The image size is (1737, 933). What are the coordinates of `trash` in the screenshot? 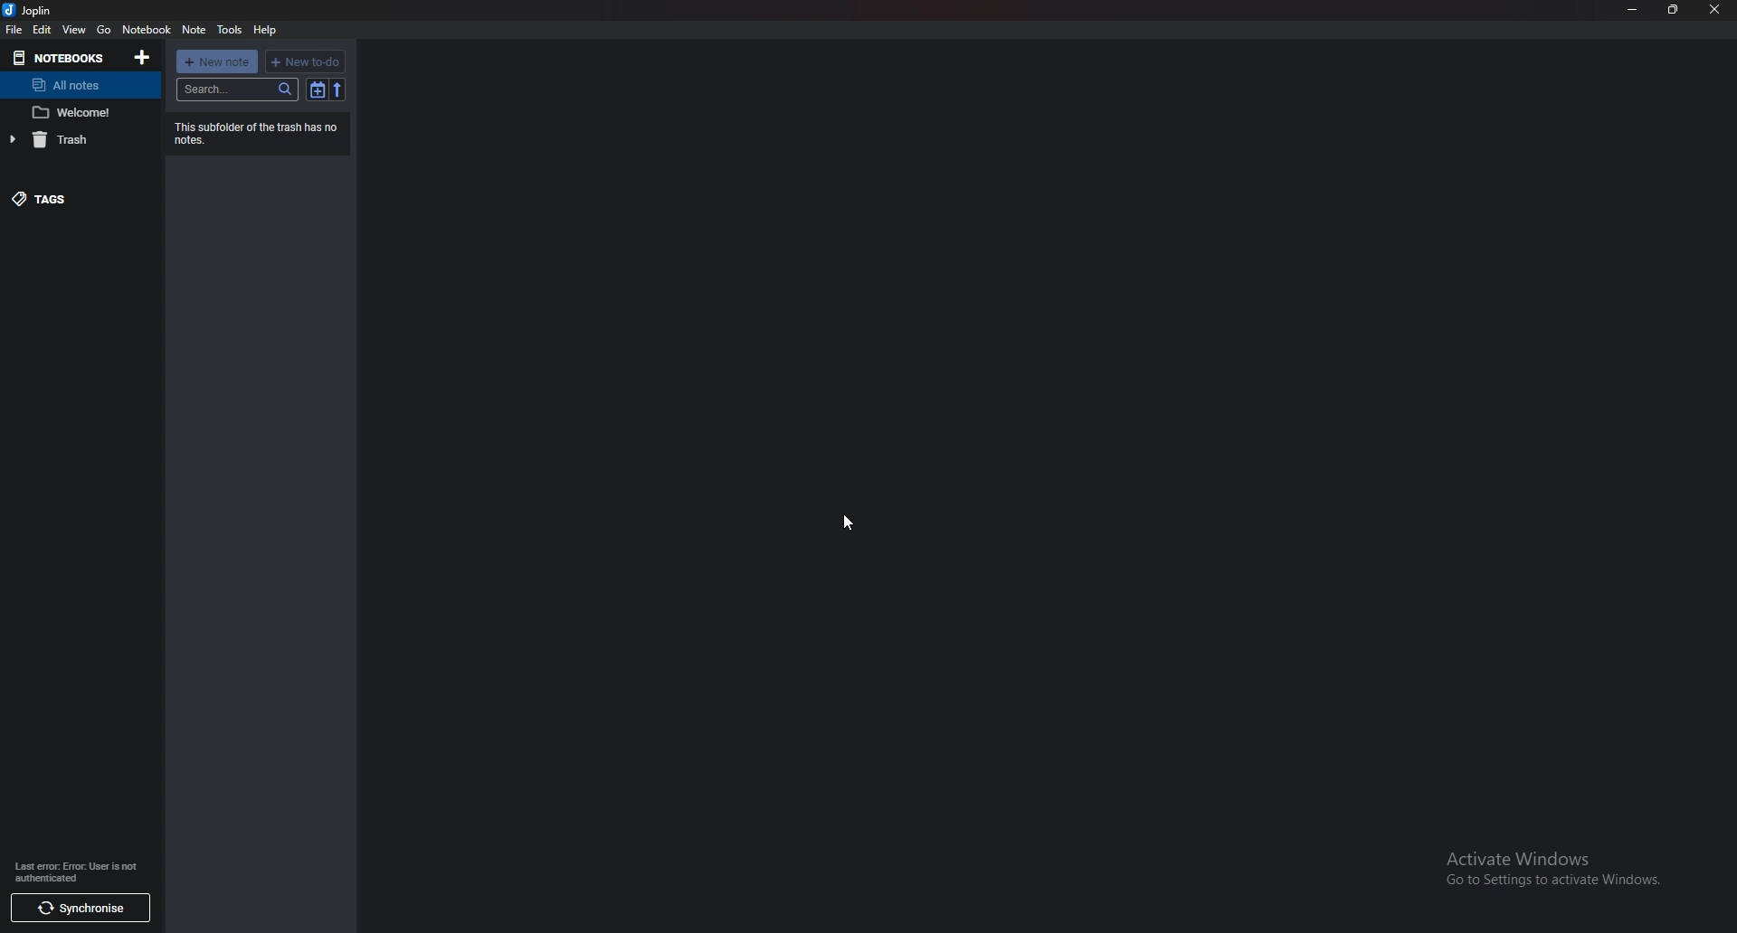 It's located at (72, 138).